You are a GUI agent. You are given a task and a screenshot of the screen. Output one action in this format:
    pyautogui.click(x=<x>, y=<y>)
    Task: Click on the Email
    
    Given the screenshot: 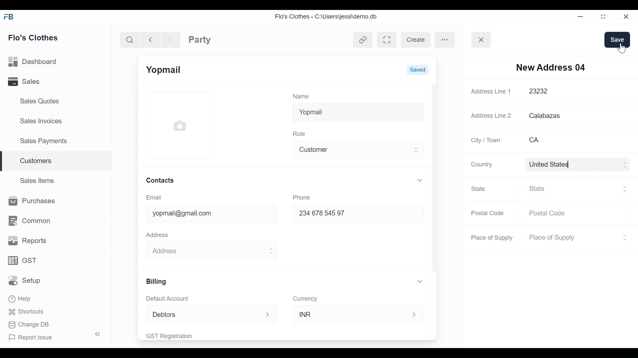 What is the action you would take?
    pyautogui.click(x=154, y=198)
    